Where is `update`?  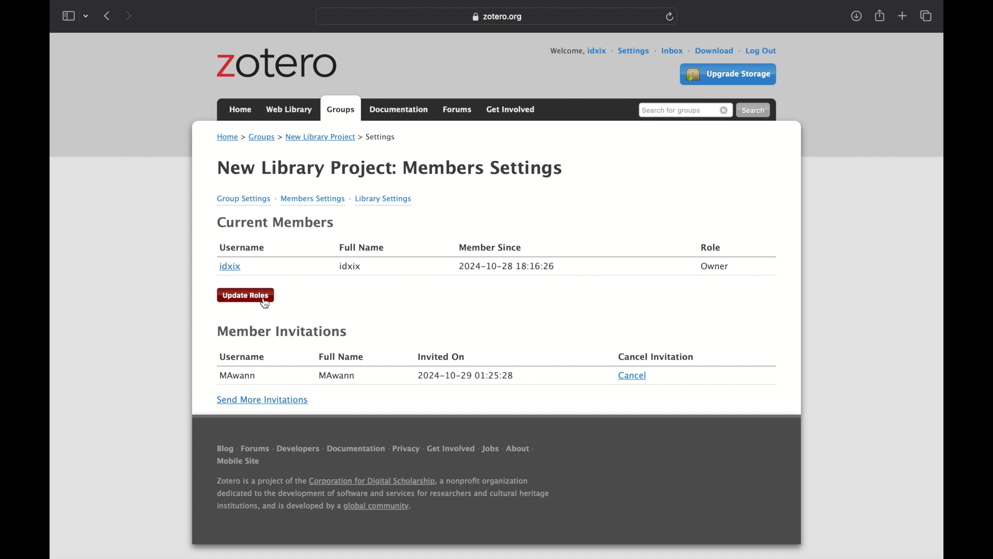 update is located at coordinates (246, 295).